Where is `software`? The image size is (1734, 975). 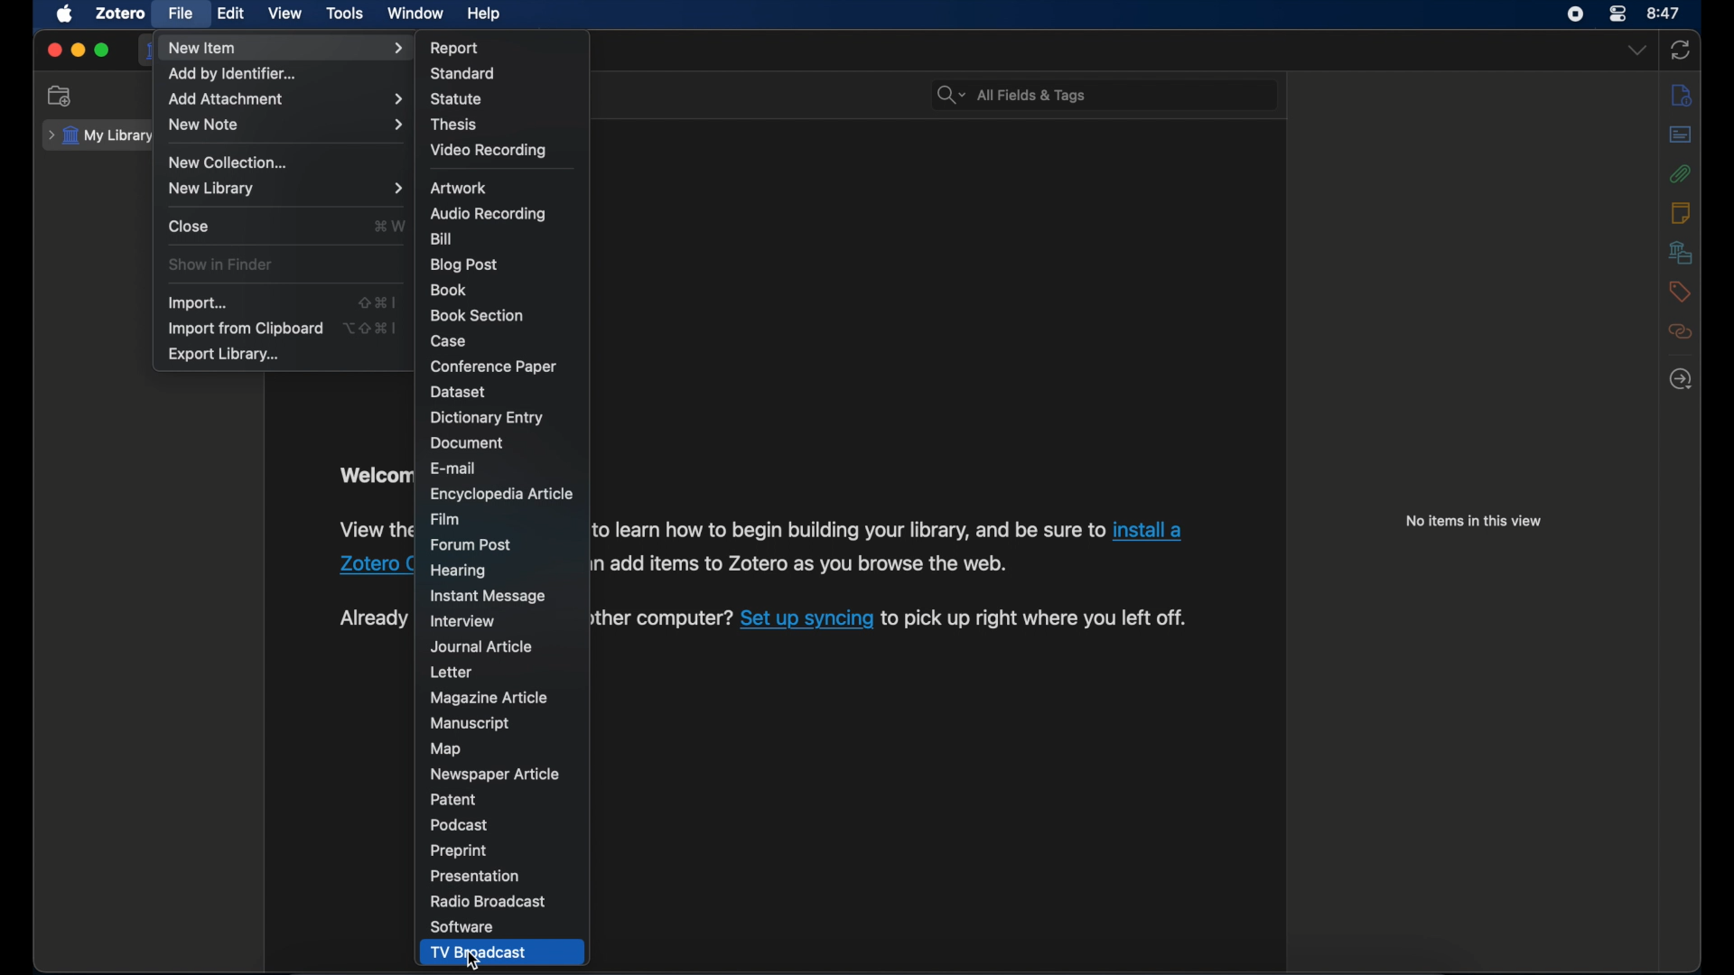
software is located at coordinates (465, 928).